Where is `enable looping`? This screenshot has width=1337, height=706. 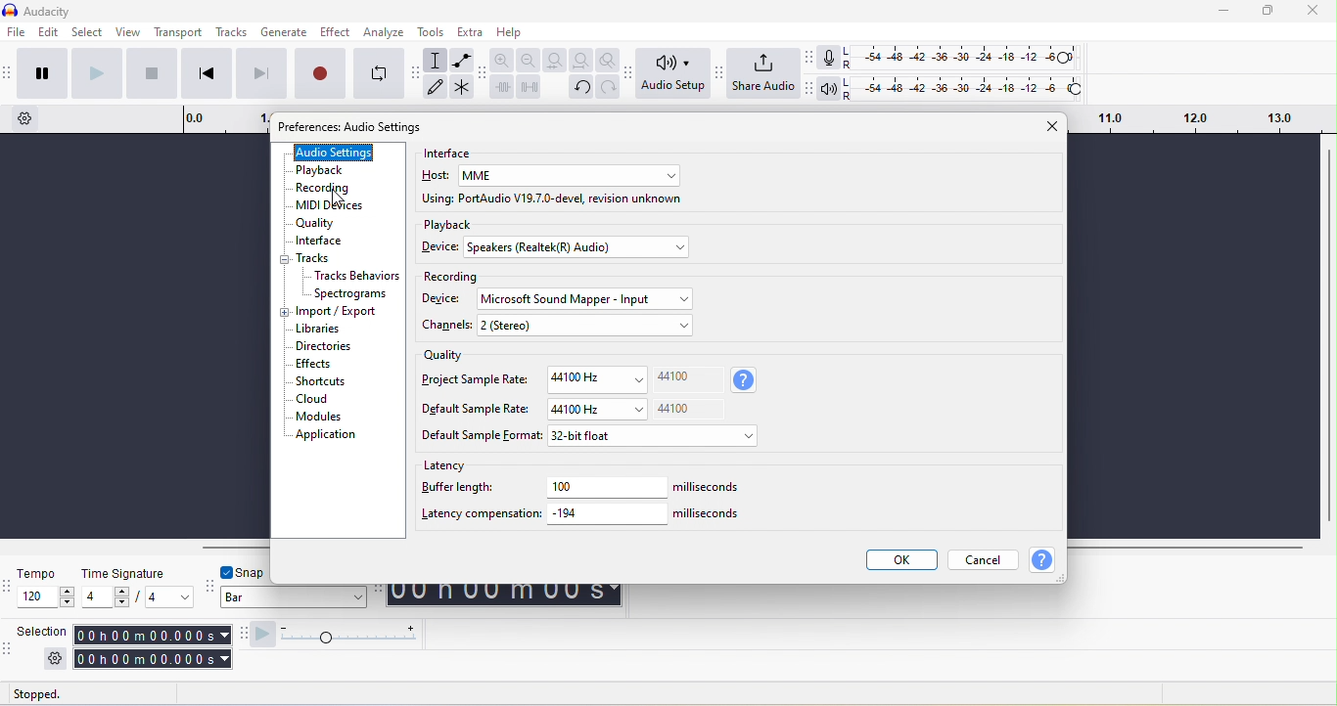 enable looping is located at coordinates (380, 74).